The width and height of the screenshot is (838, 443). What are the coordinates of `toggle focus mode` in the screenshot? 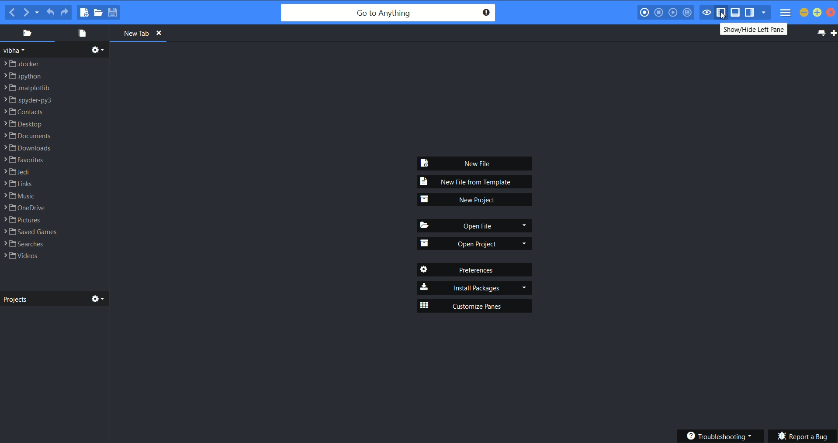 It's located at (706, 12).